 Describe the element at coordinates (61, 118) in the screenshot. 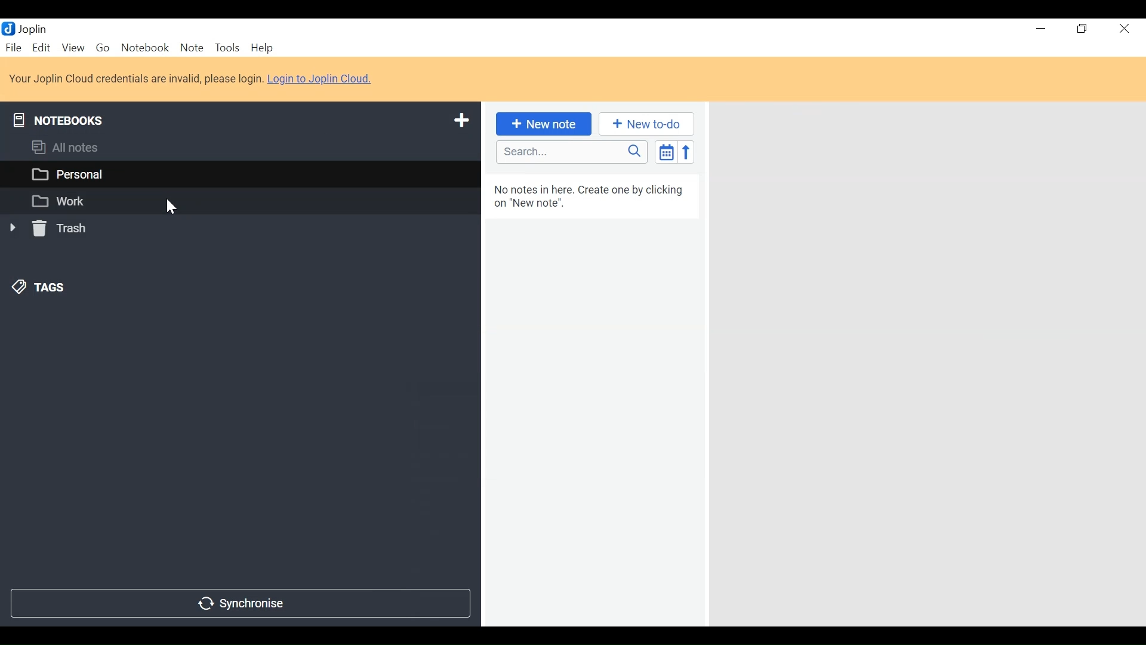

I see `Notebooks` at that location.